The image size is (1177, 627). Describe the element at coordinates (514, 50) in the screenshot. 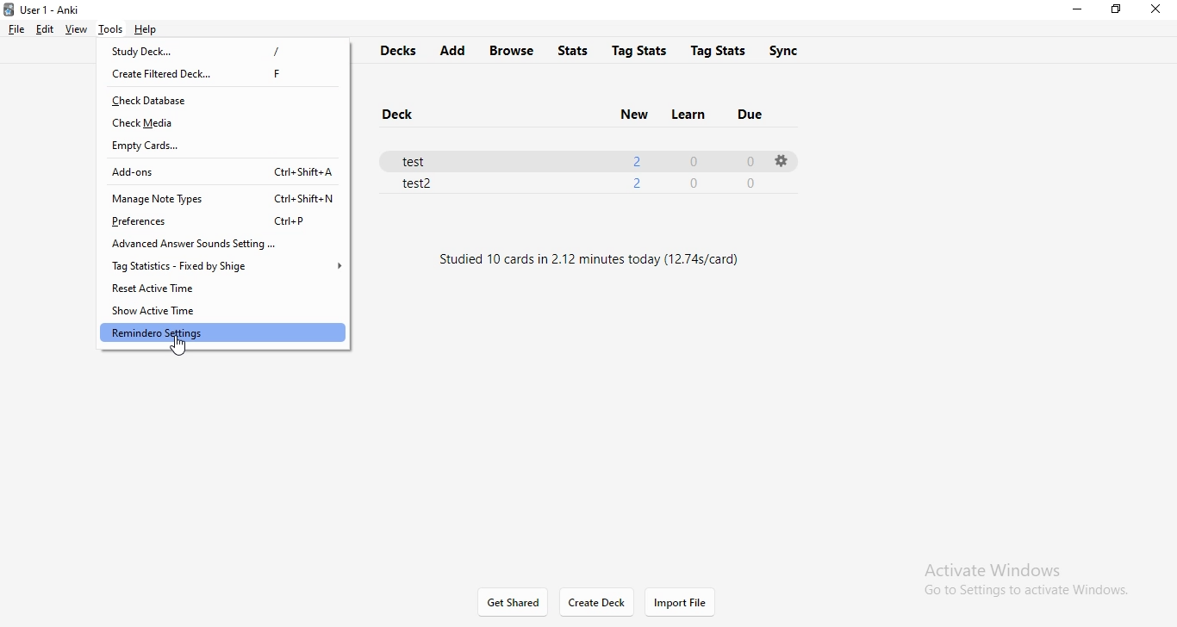

I see `browse` at that location.